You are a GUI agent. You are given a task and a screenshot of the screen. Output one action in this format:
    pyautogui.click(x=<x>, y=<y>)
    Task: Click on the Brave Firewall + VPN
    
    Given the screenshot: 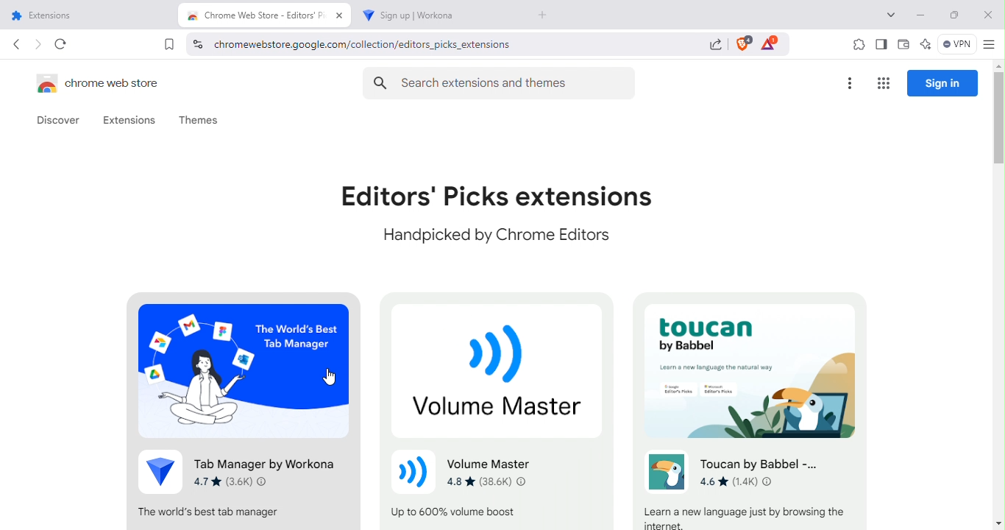 What is the action you would take?
    pyautogui.click(x=956, y=45)
    